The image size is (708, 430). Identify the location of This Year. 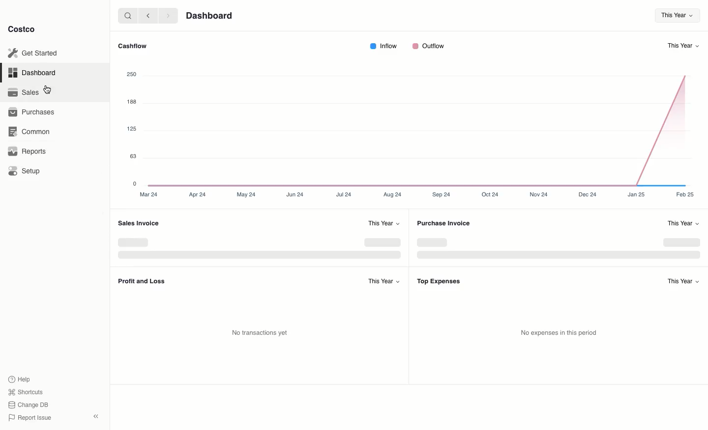
(683, 280).